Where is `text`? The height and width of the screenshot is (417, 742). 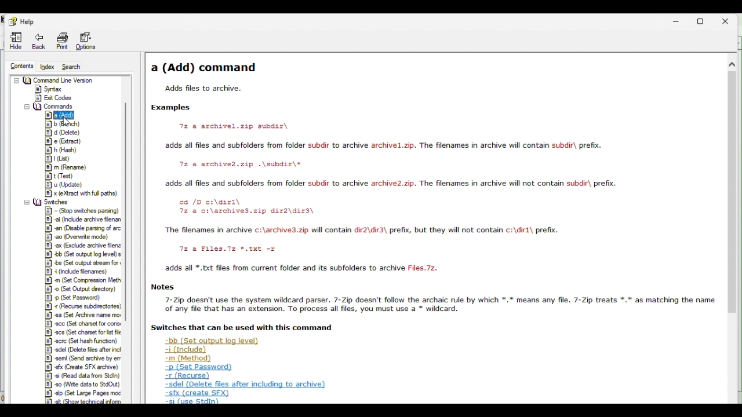 text is located at coordinates (390, 184).